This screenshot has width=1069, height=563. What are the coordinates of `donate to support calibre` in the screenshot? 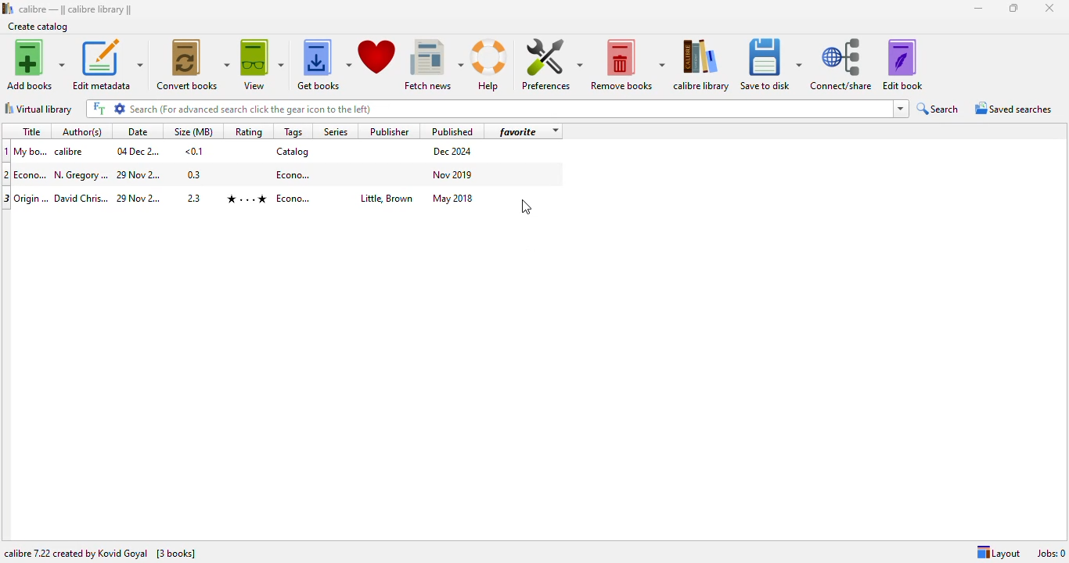 It's located at (377, 57).